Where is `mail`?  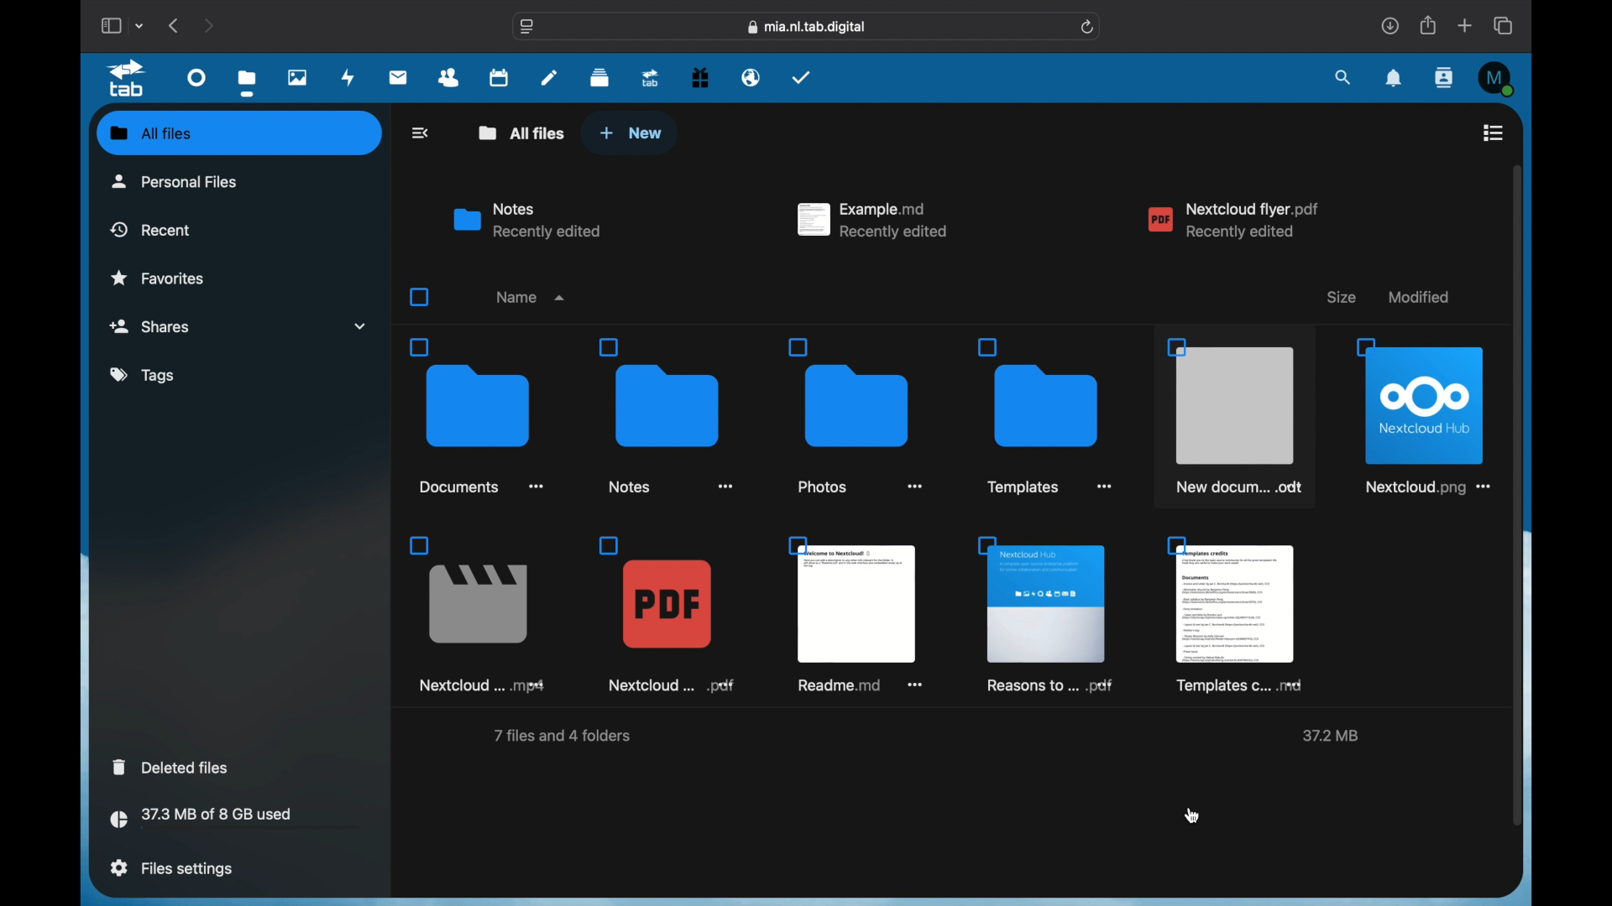 mail is located at coordinates (399, 79).